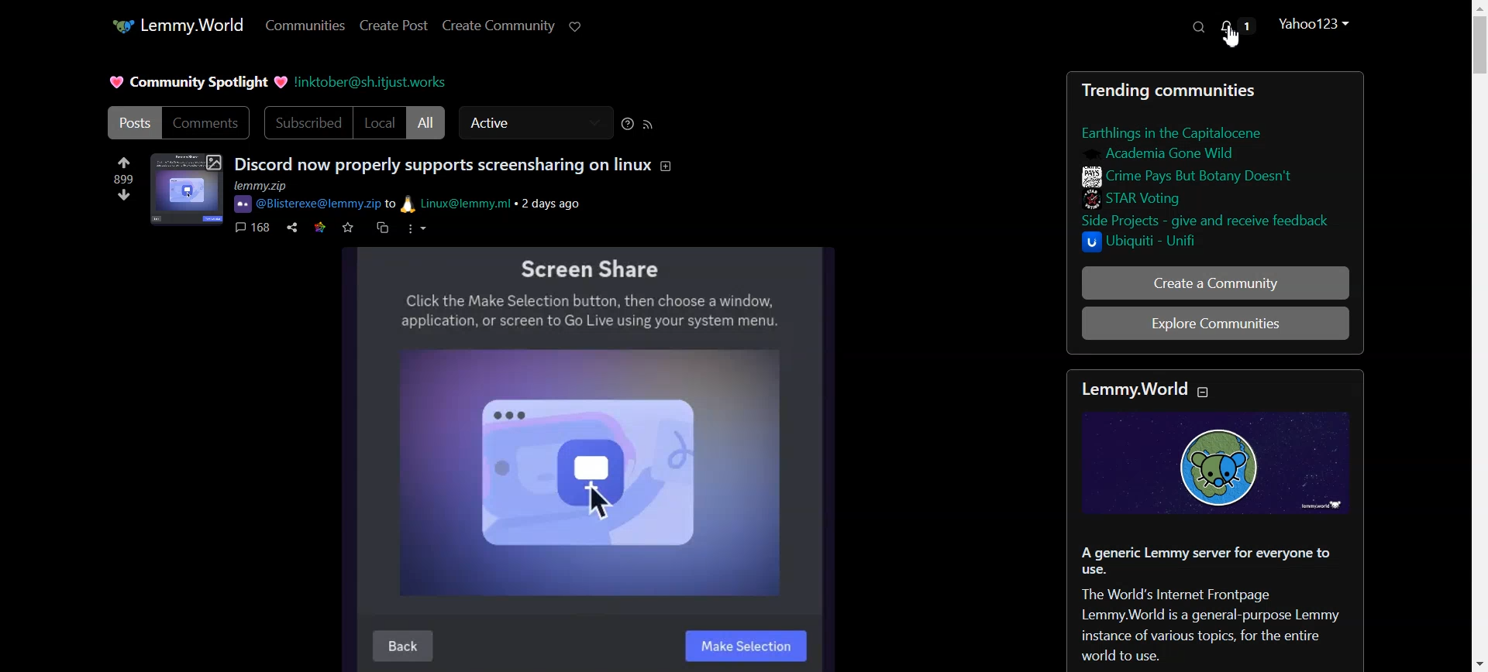 The width and height of the screenshot is (1488, 672). I want to click on Create Post, so click(394, 26).